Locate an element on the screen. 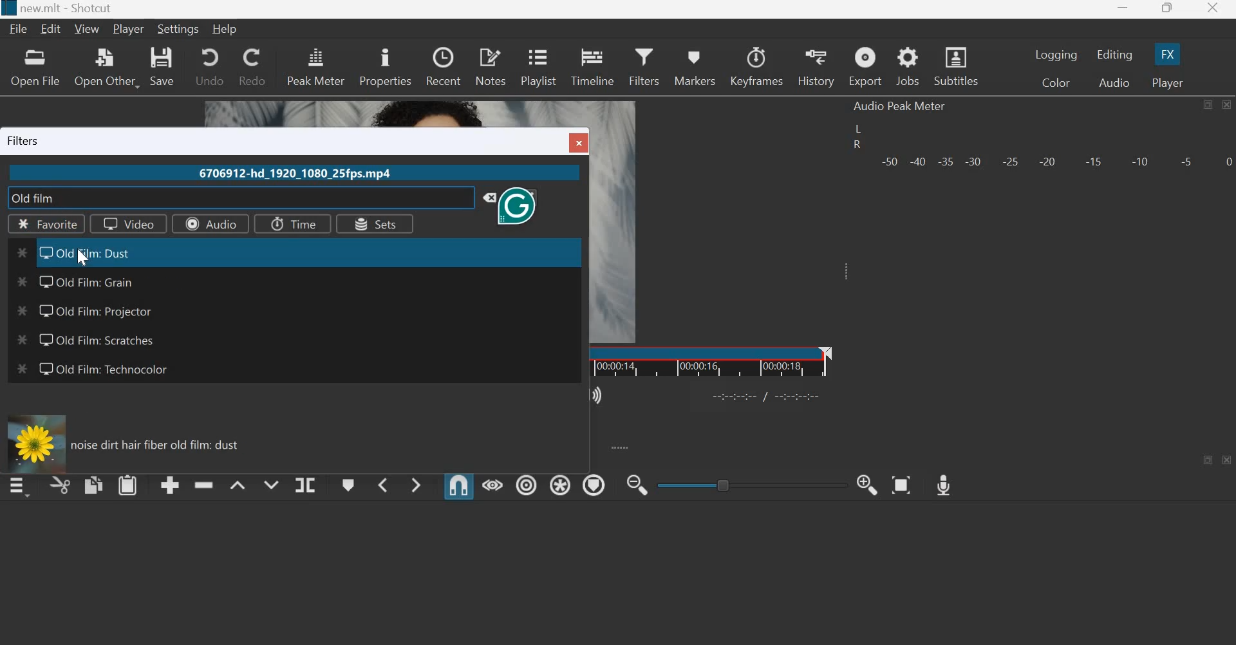  noise dirt hair fiber old film: dust is located at coordinates (169, 444).